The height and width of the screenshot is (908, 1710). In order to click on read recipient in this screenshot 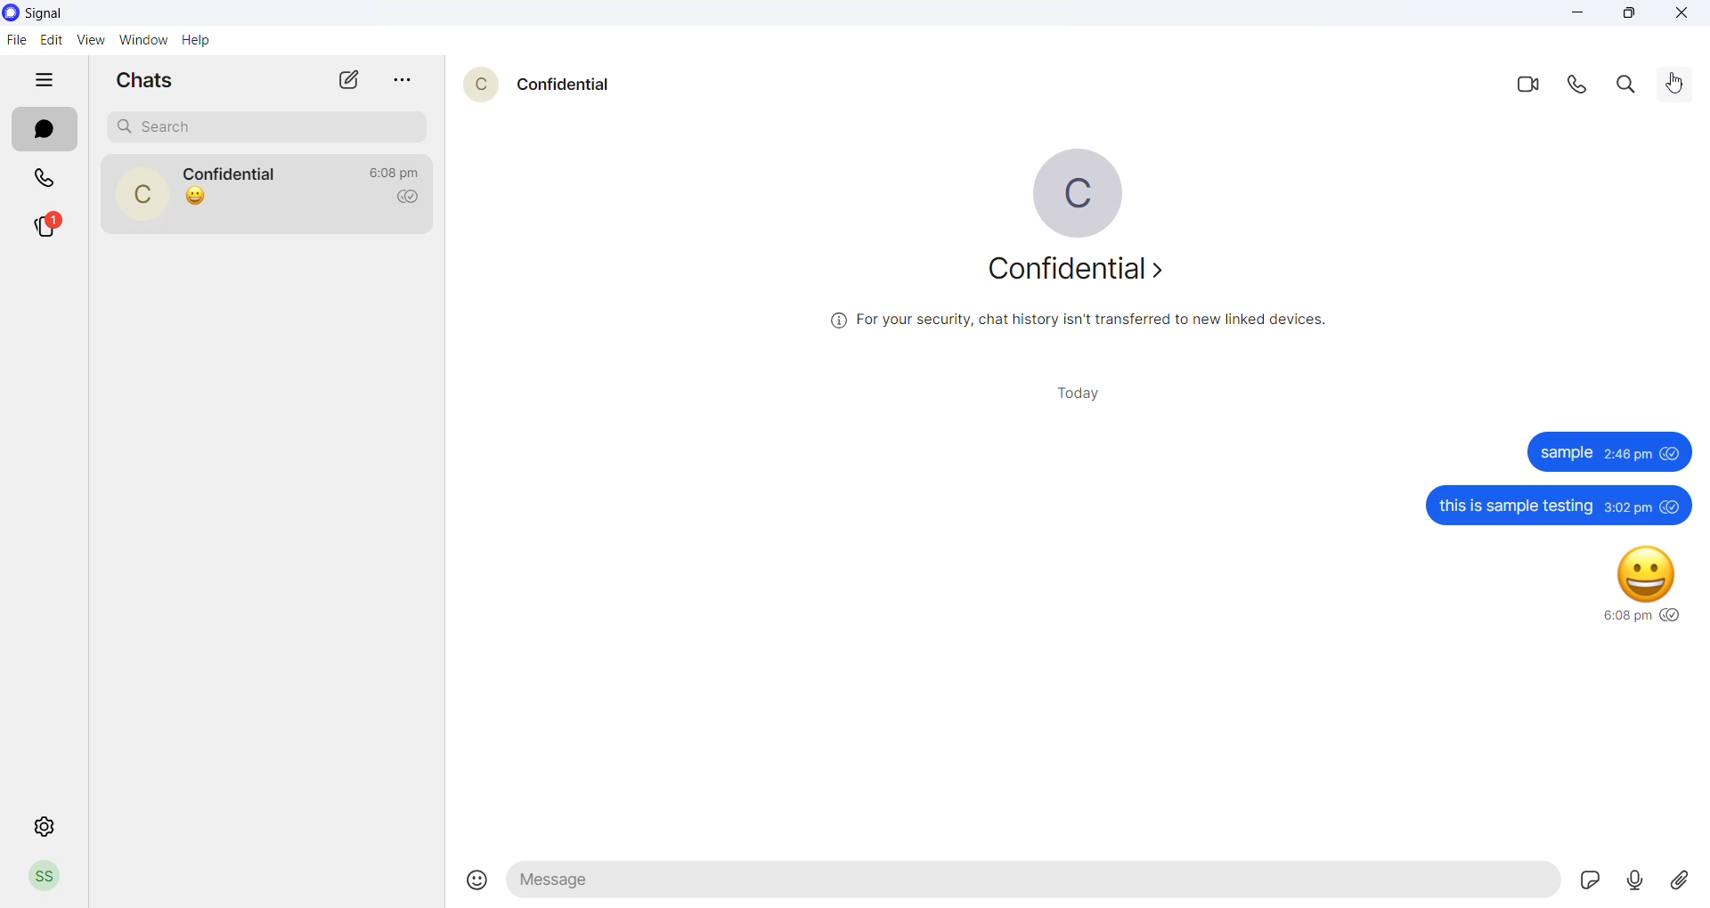, I will do `click(405, 199)`.